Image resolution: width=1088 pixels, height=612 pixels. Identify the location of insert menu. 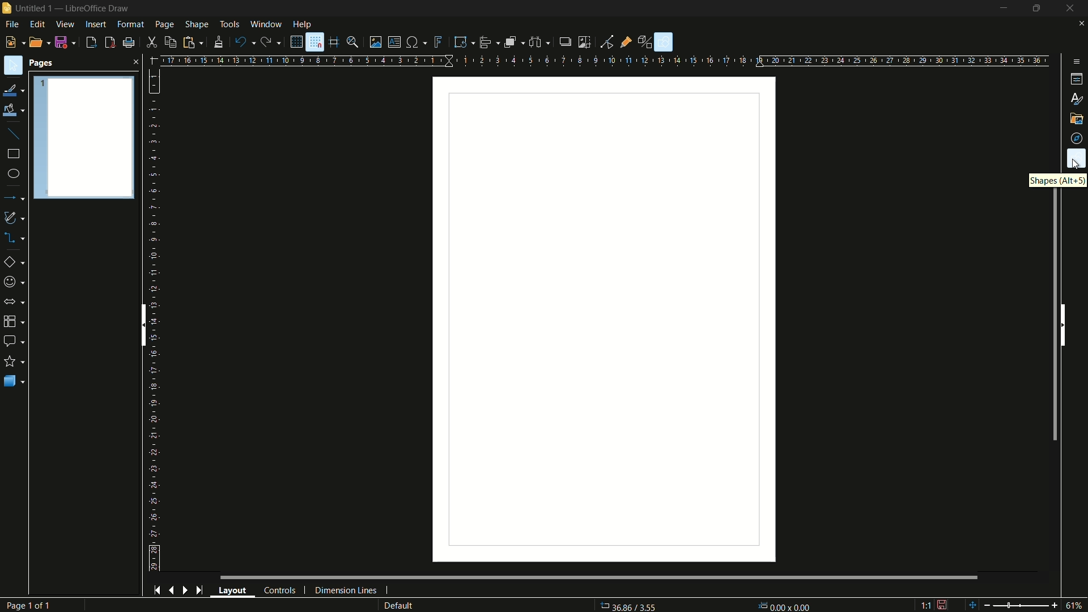
(96, 24).